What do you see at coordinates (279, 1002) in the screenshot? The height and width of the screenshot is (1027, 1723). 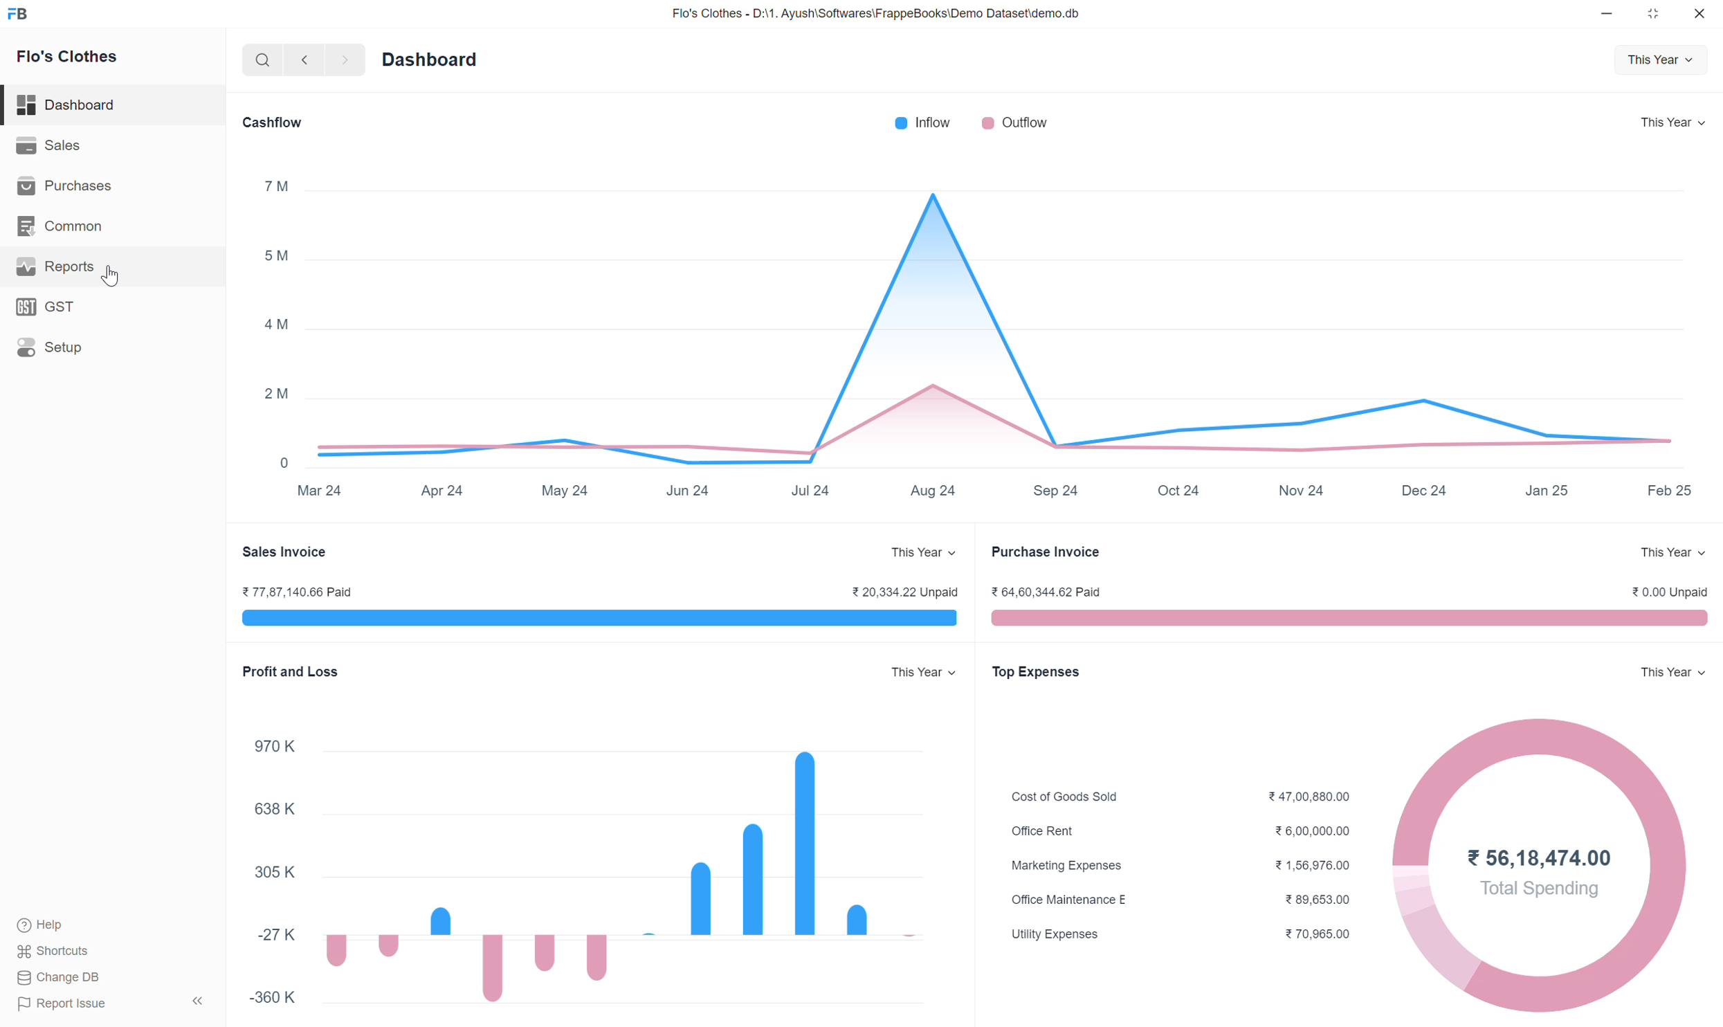 I see `-360 K` at bounding box center [279, 1002].